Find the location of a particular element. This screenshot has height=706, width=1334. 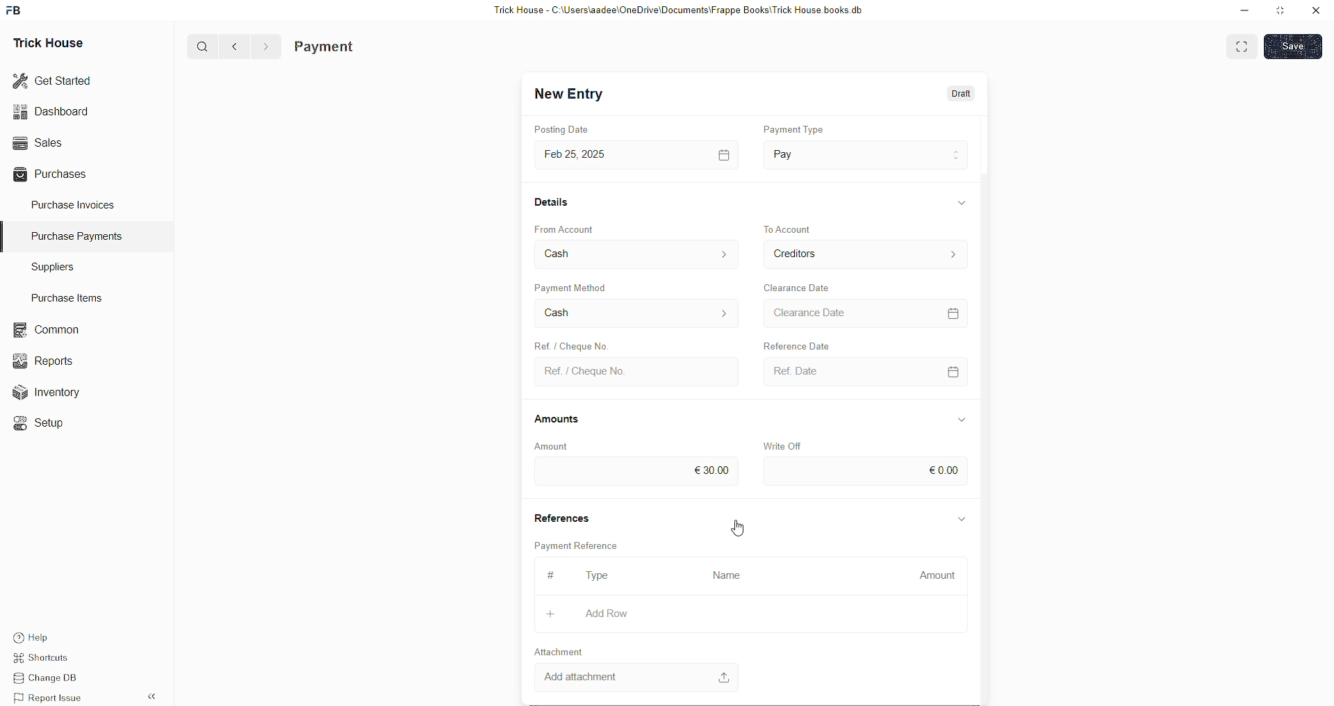

Payment Reference is located at coordinates (579, 545).